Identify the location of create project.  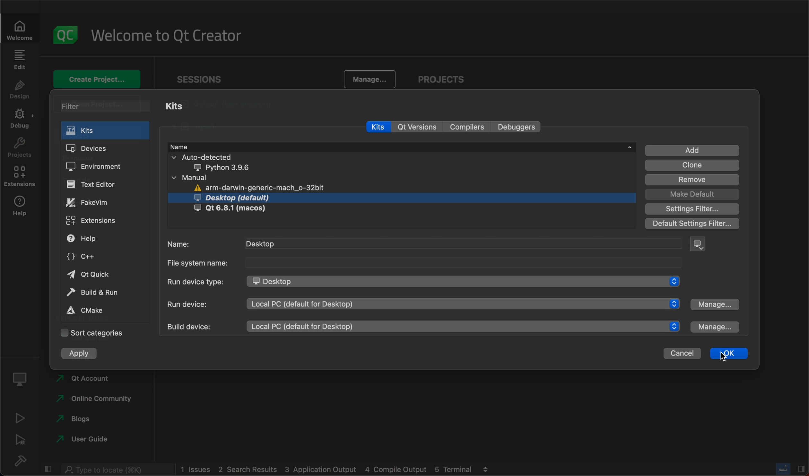
(99, 80).